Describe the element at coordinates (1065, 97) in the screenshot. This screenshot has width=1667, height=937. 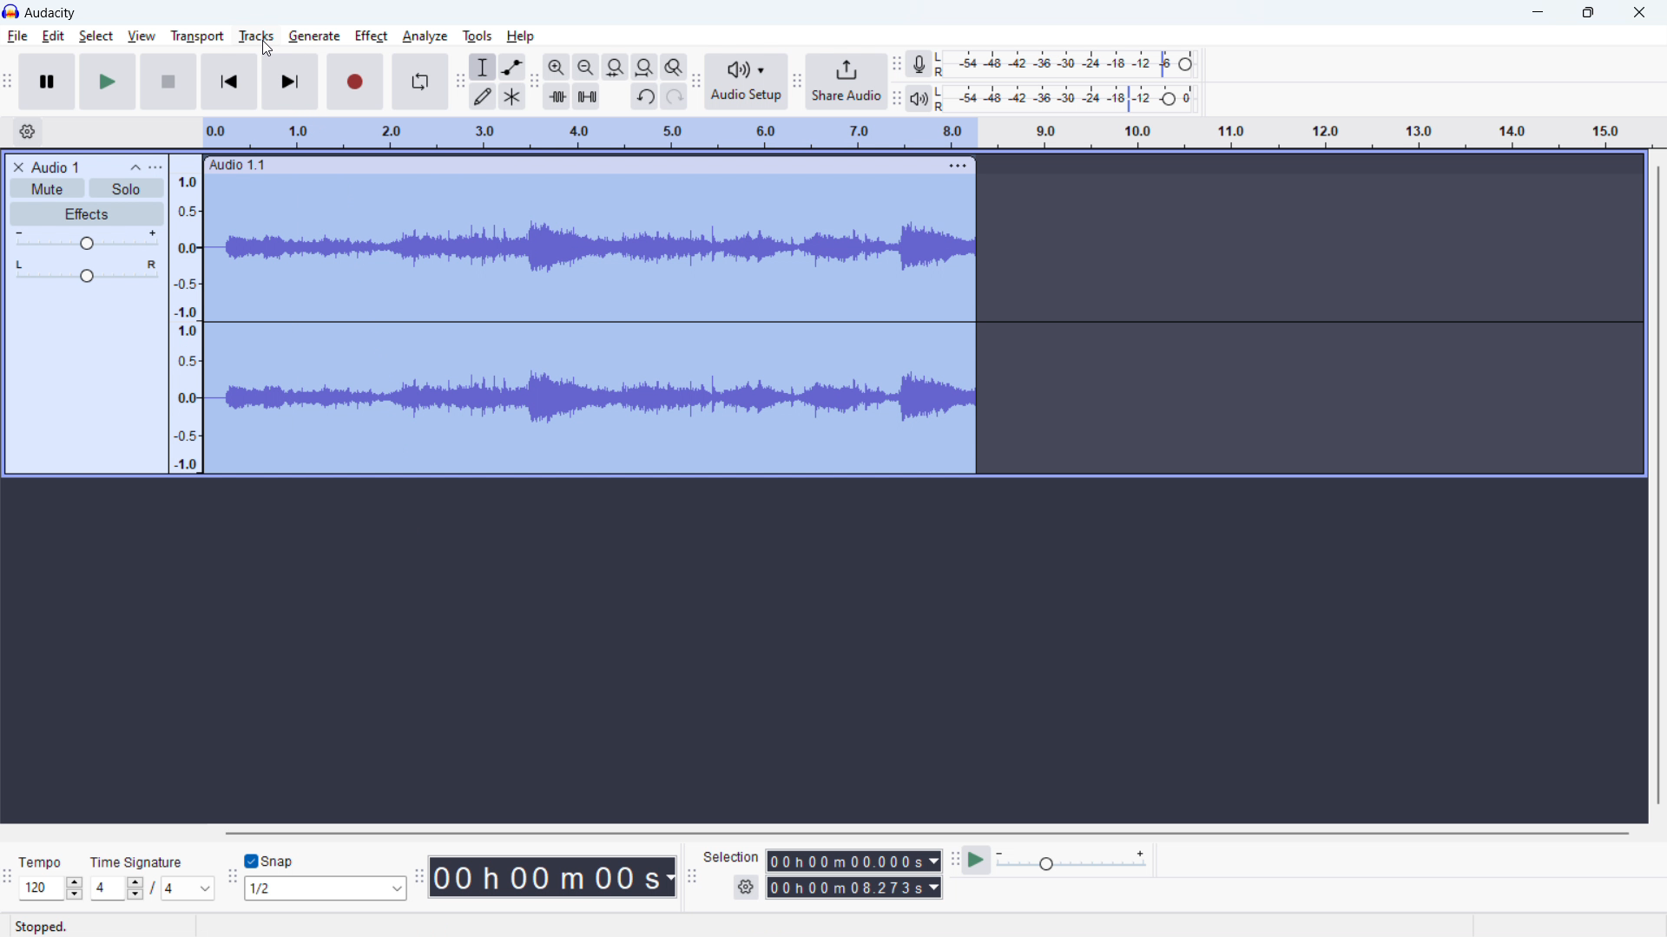
I see `playback level` at that location.